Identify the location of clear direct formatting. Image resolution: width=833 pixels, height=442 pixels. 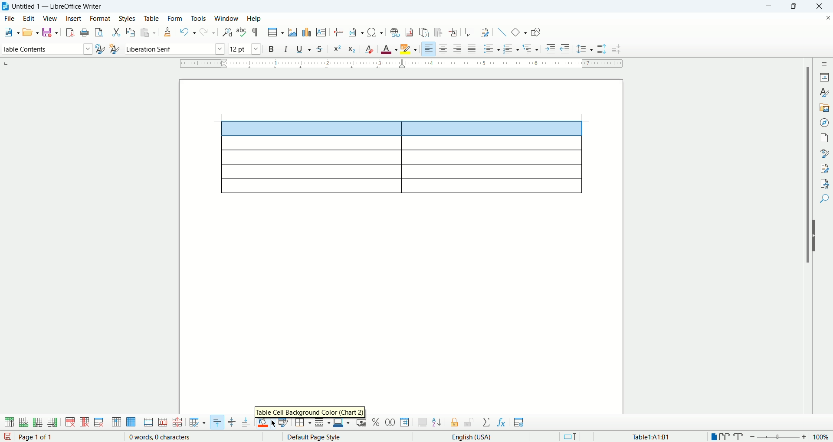
(369, 48).